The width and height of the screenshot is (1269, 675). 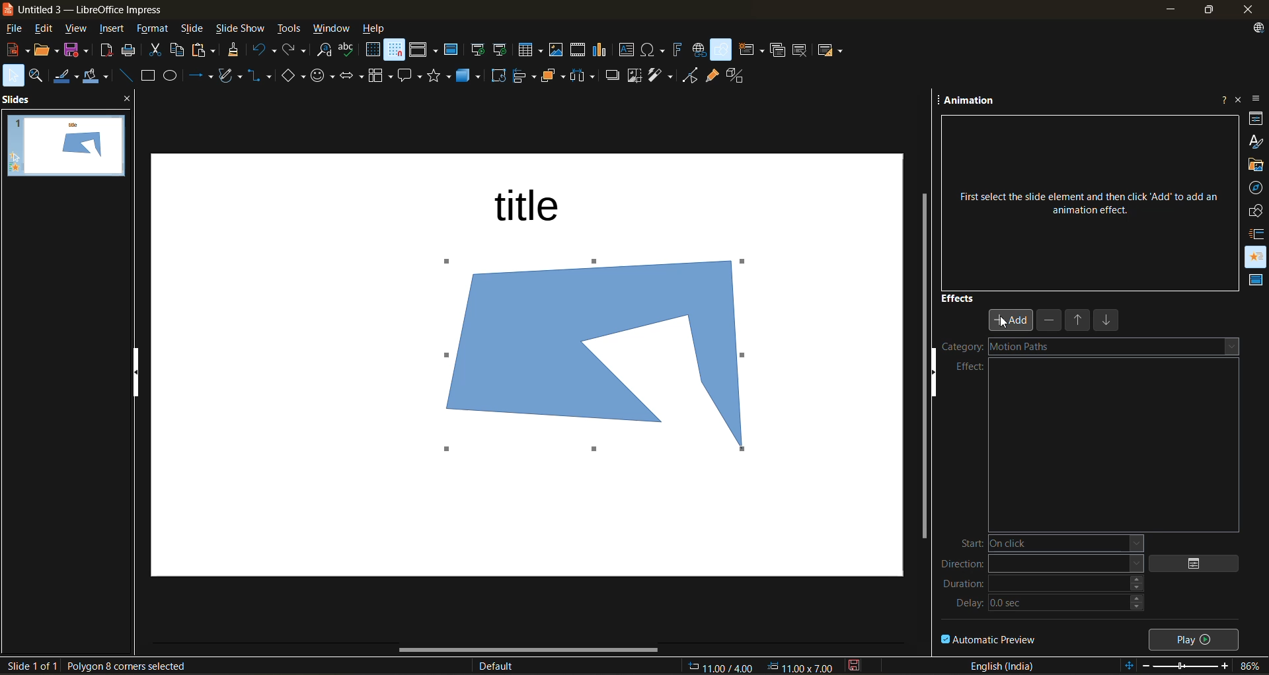 What do you see at coordinates (353, 77) in the screenshot?
I see `block arrows` at bounding box center [353, 77].